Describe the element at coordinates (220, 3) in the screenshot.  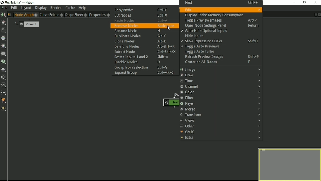
I see `Find` at that location.